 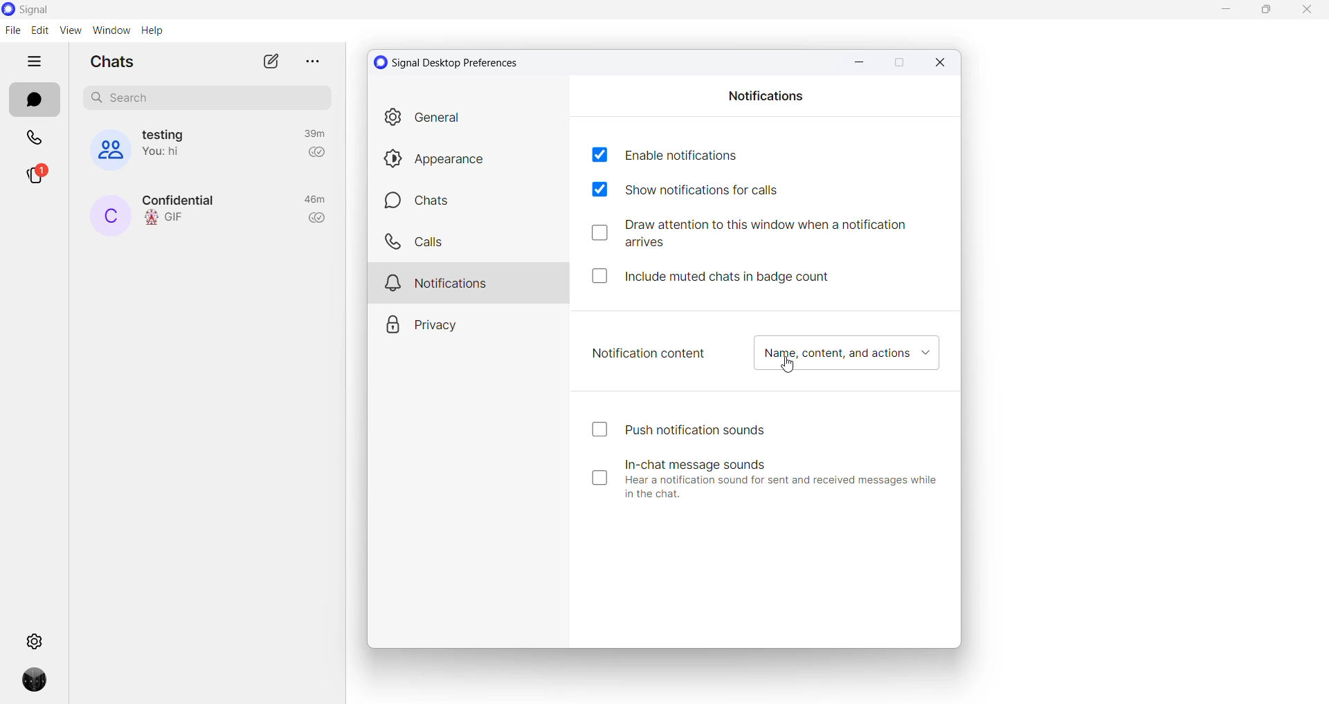 What do you see at coordinates (791, 370) in the screenshot?
I see `cursor` at bounding box center [791, 370].